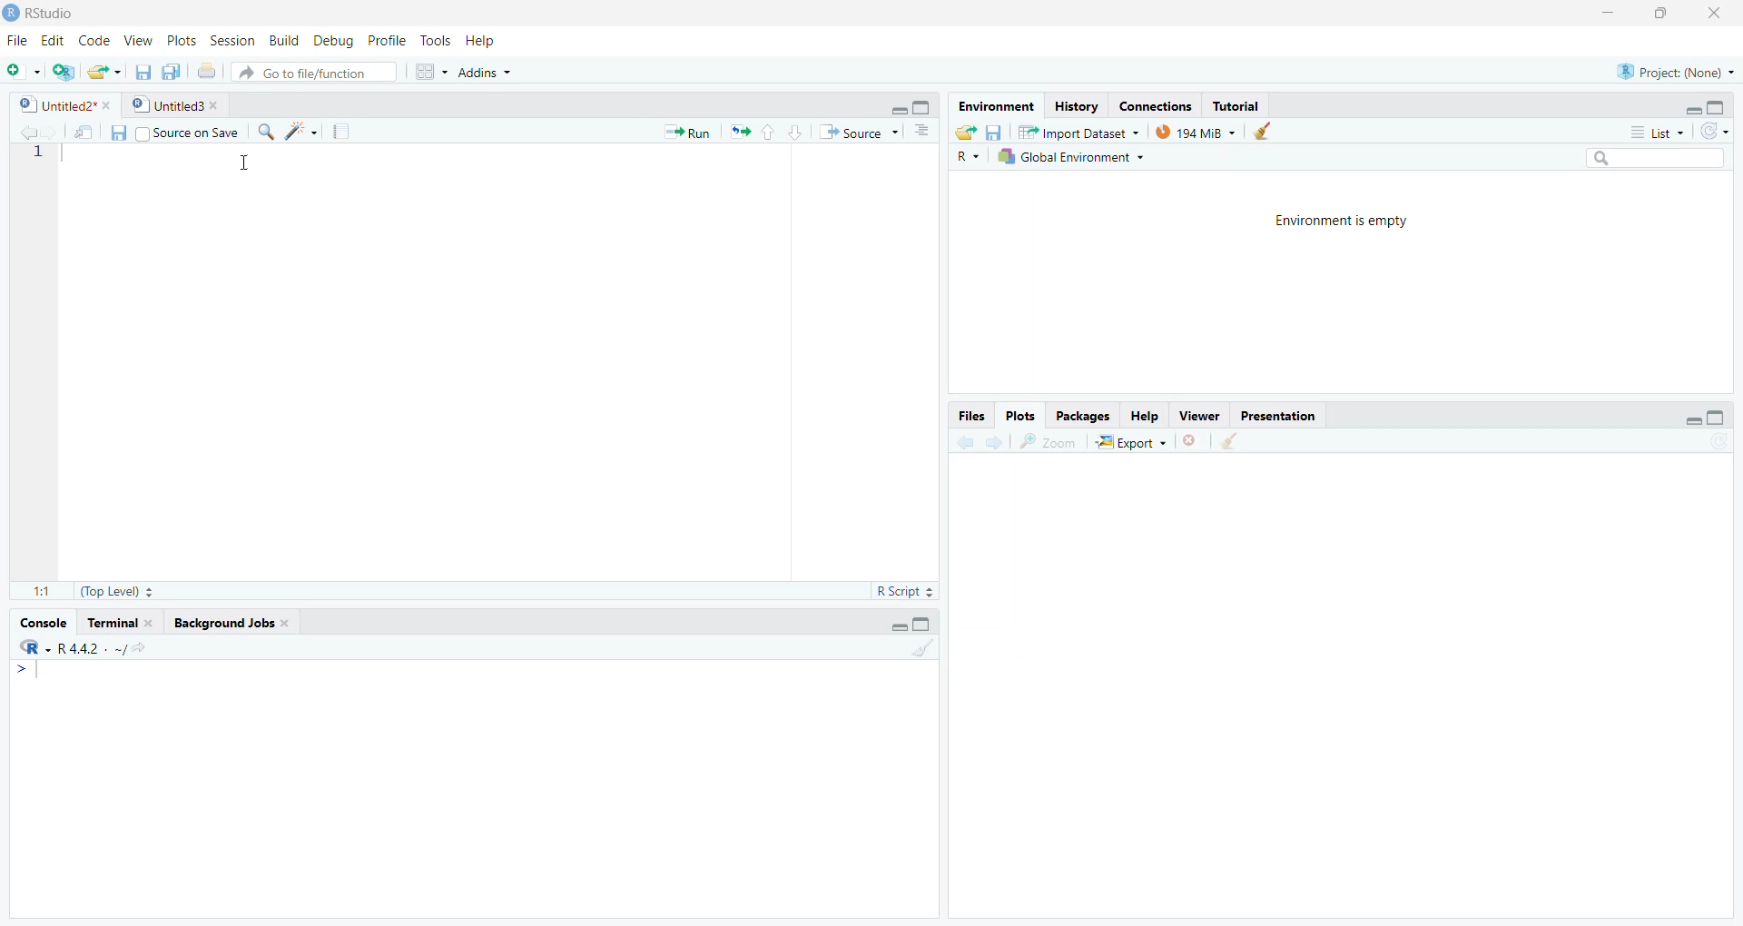  I want to click on Source on Save, so click(174, 133).